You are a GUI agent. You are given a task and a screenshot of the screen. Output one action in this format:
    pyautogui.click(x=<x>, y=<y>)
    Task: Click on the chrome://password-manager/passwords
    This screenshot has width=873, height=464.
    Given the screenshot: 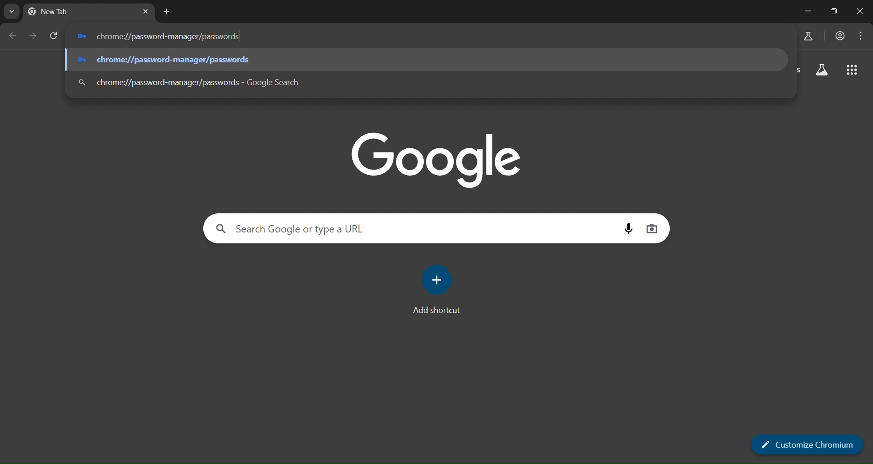 What is the action you would take?
    pyautogui.click(x=213, y=82)
    